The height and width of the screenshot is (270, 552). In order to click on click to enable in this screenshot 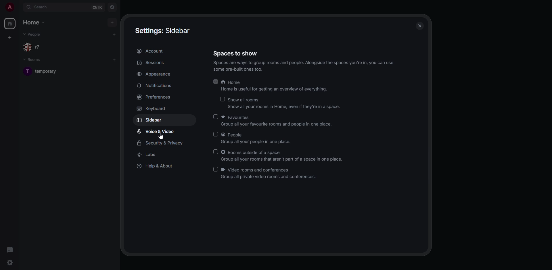, I will do `click(223, 99)`.